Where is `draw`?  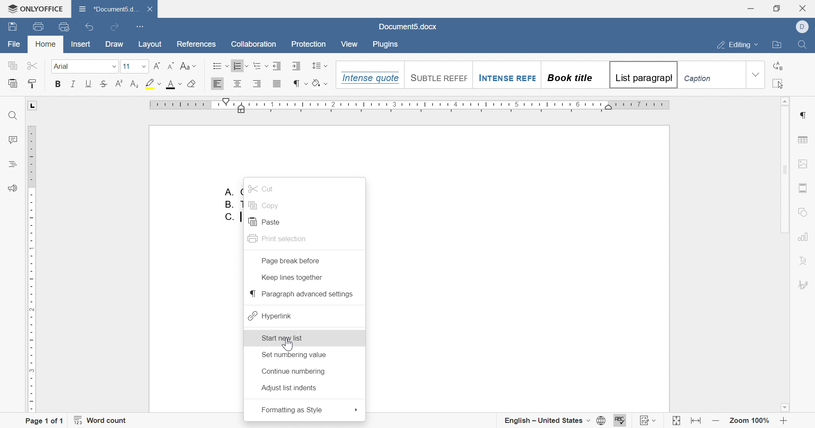
draw is located at coordinates (115, 45).